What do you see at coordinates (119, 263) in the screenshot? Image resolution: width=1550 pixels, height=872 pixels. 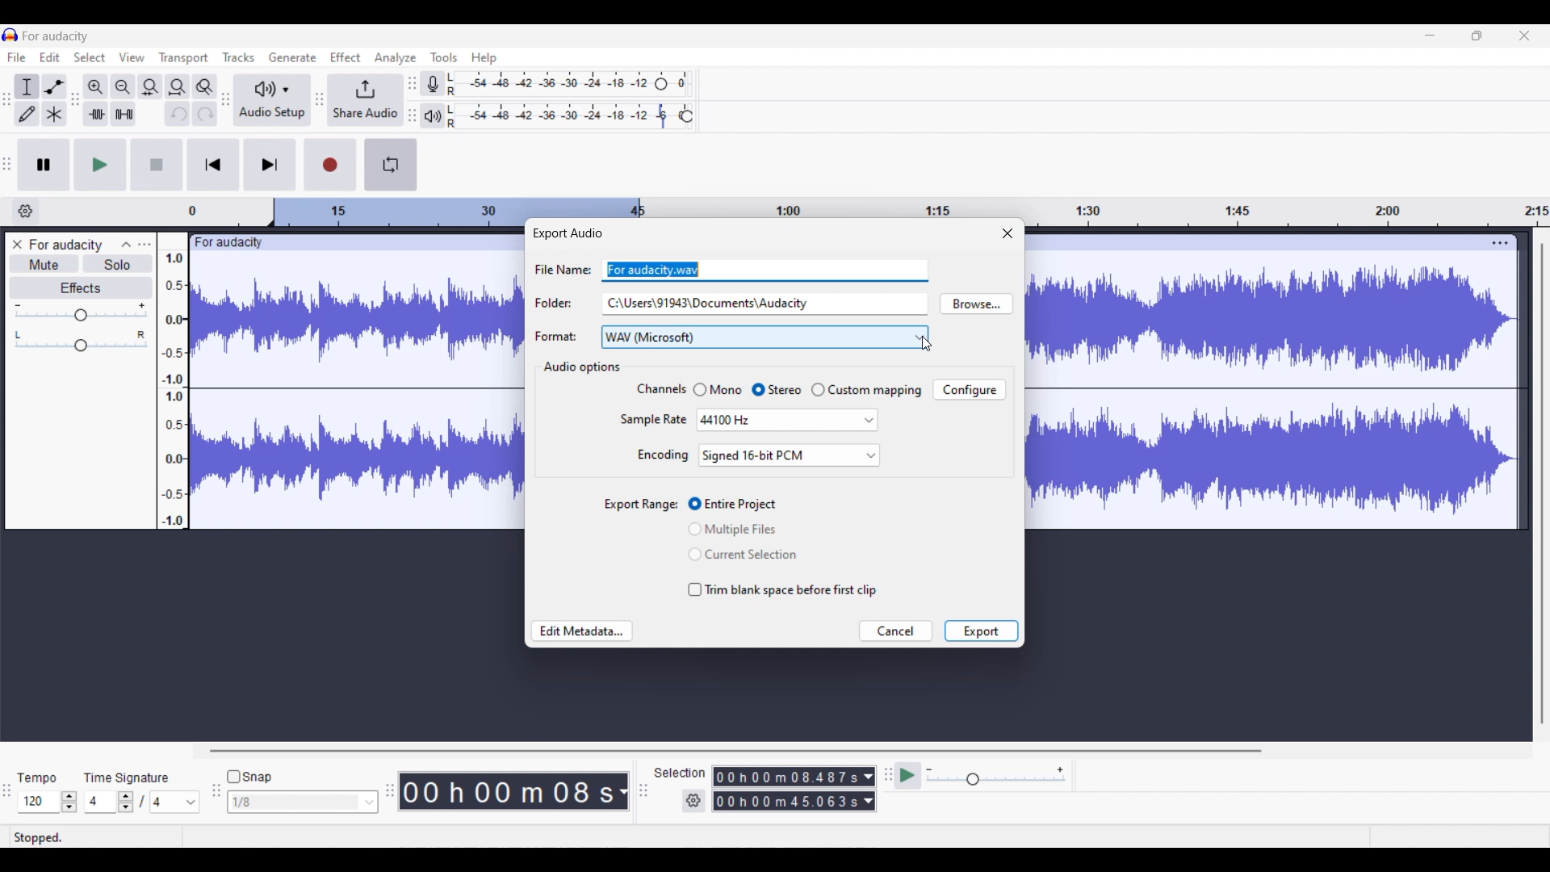 I see `Solo` at bounding box center [119, 263].